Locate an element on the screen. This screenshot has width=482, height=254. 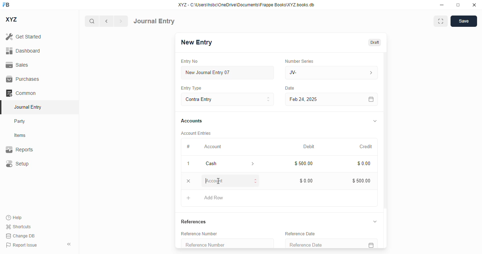
account is located at coordinates (213, 147).